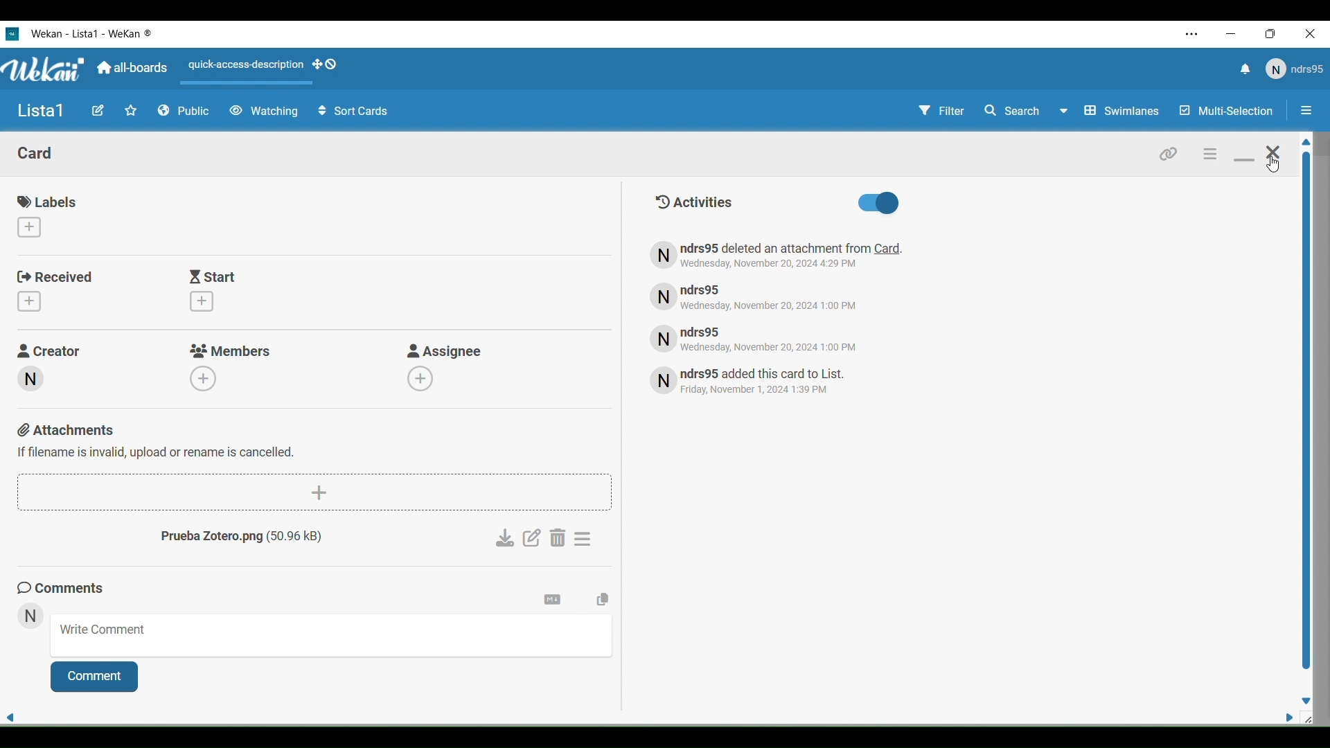 This screenshot has width=1330, height=748. Describe the element at coordinates (878, 204) in the screenshot. I see `Activities toggle` at that location.